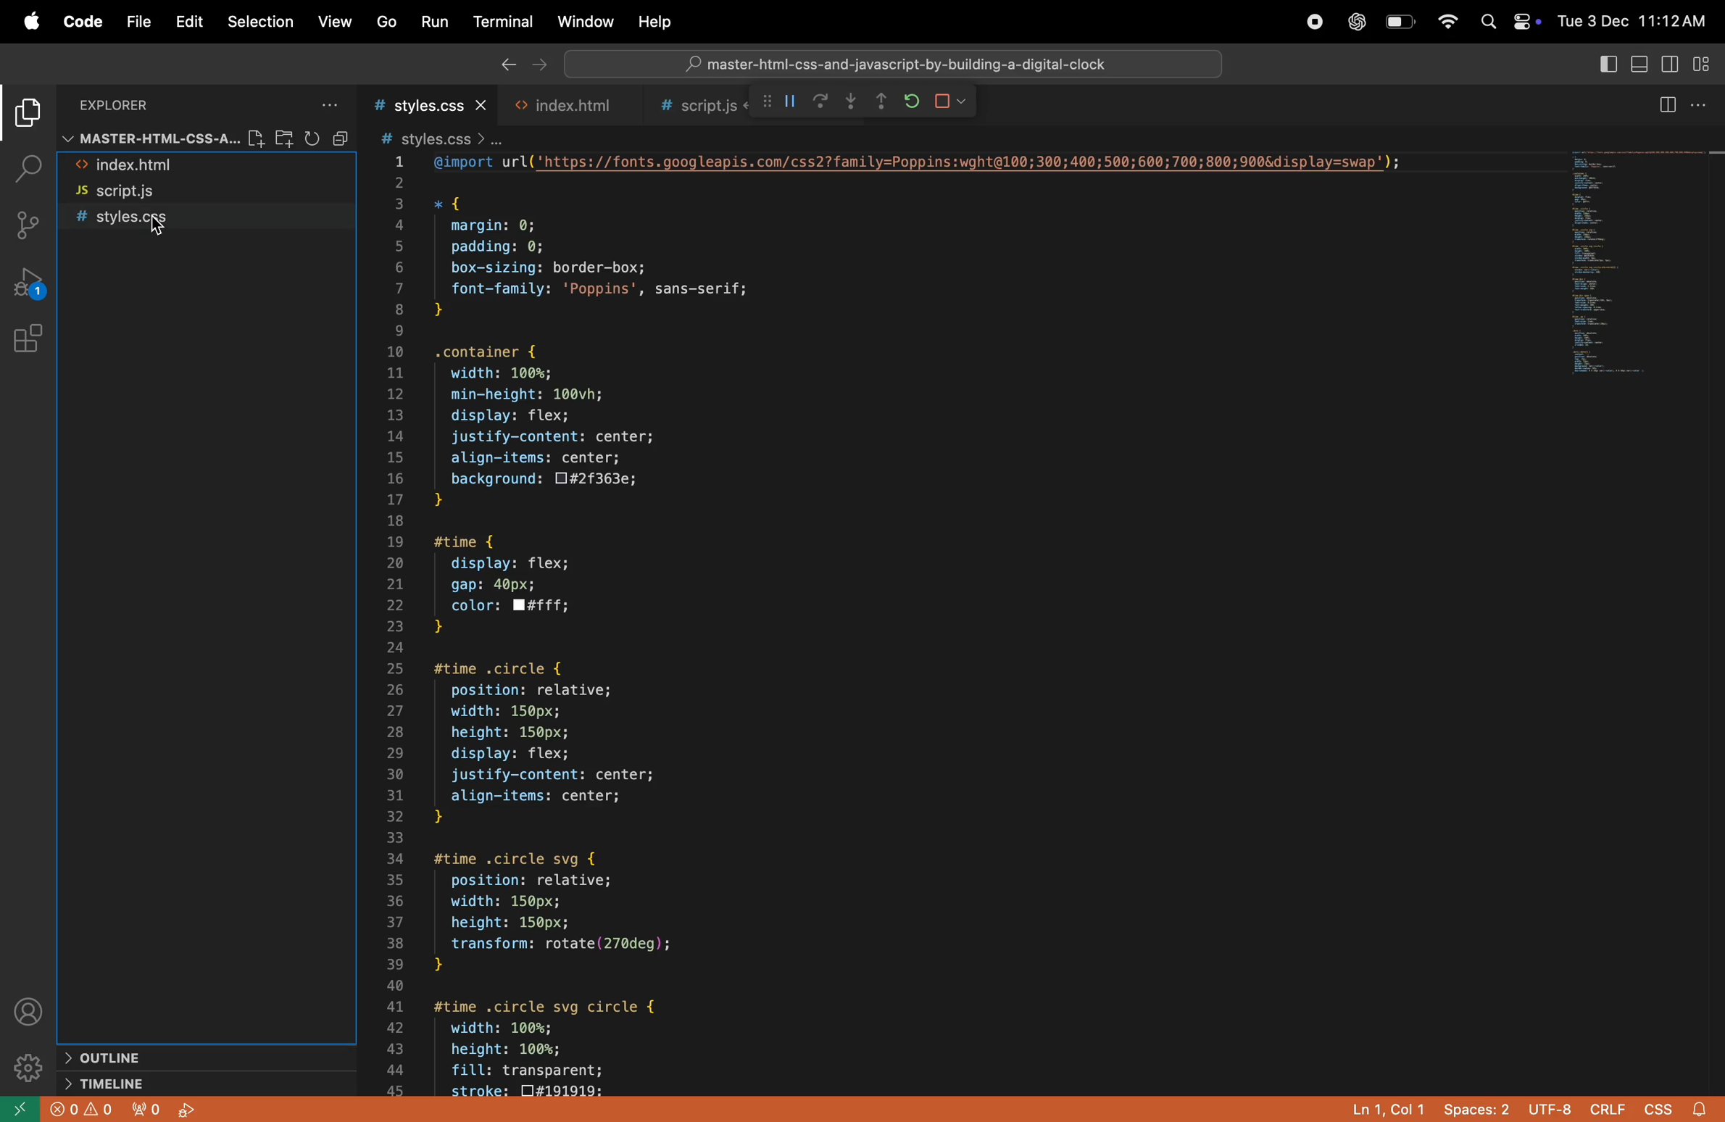  What do you see at coordinates (440, 137) in the screenshot?
I see `style css` at bounding box center [440, 137].